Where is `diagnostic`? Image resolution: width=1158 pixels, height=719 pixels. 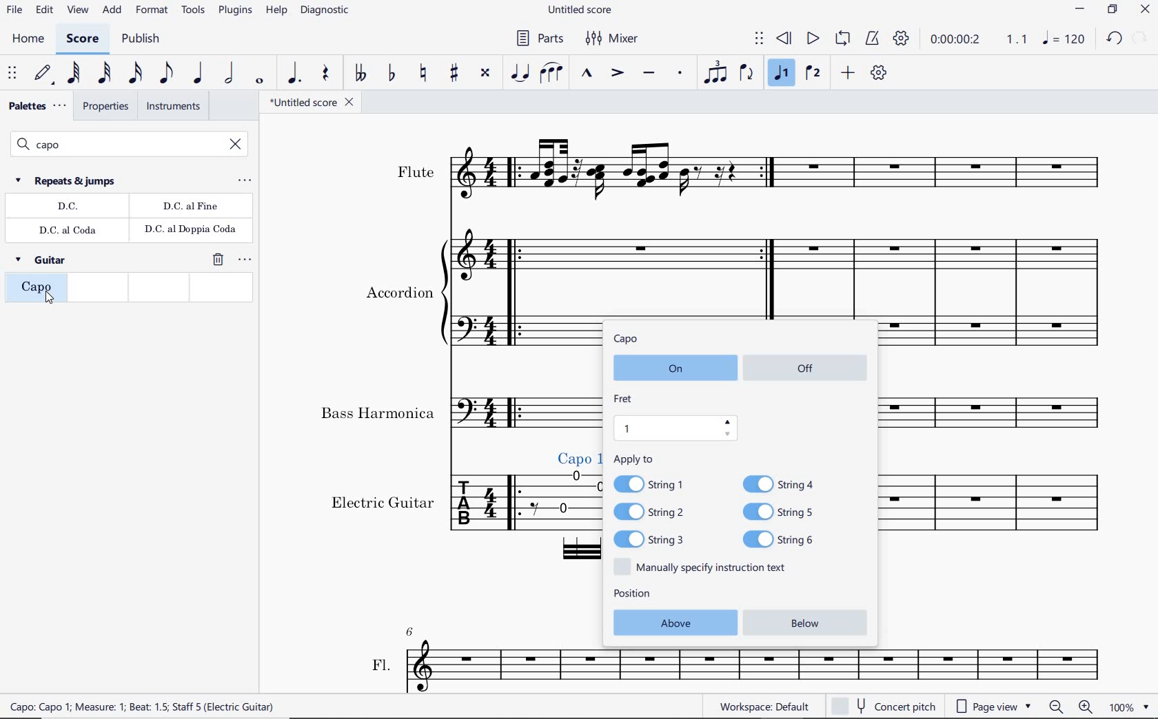
diagnostic is located at coordinates (324, 12).